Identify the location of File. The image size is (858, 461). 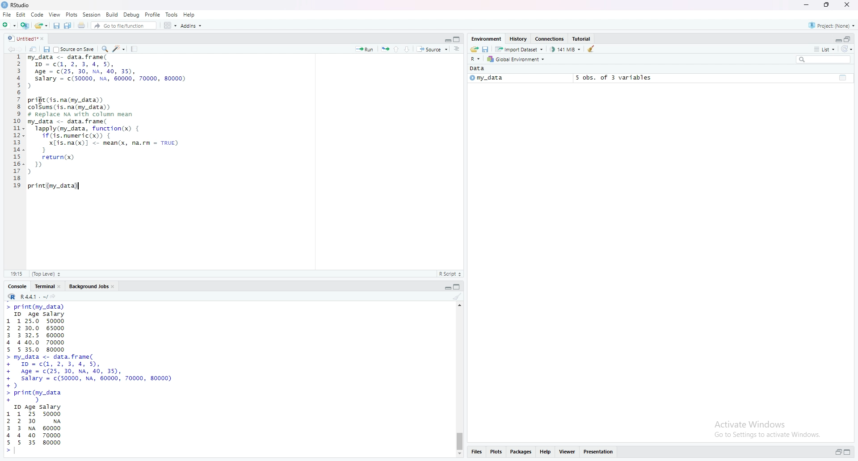
(8, 14).